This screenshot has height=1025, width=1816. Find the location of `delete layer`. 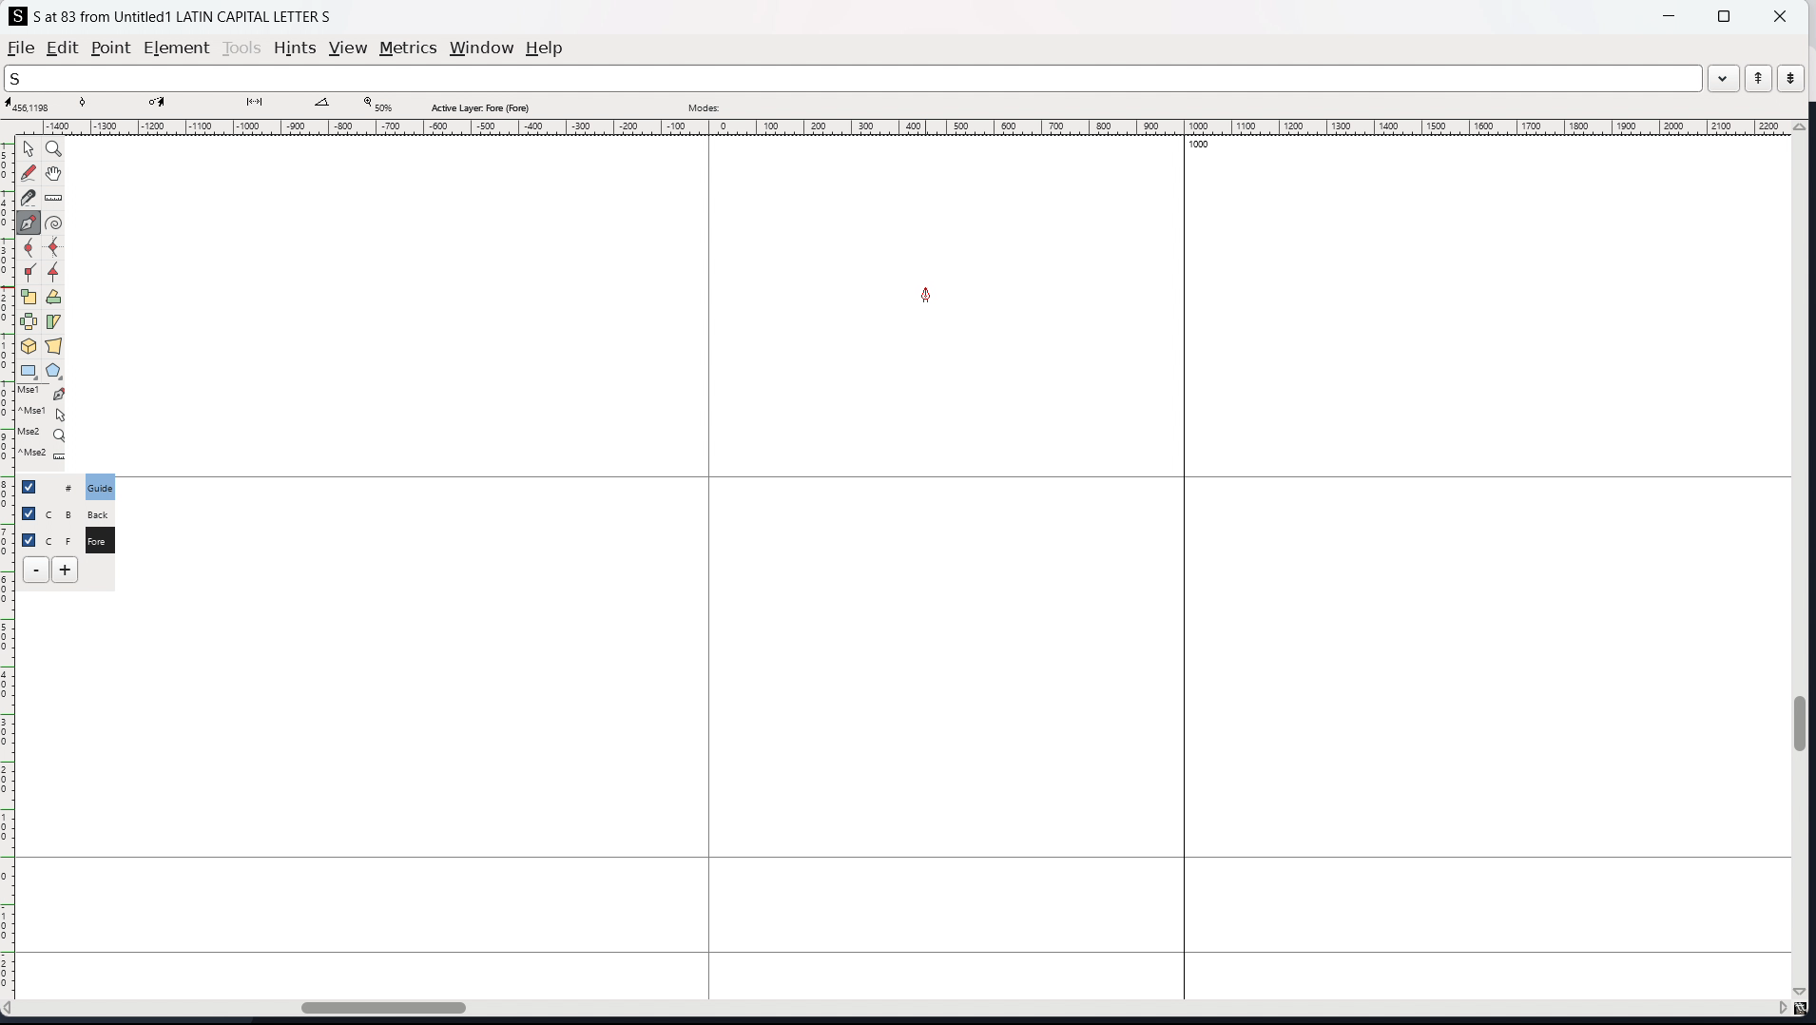

delete layer is located at coordinates (36, 571).